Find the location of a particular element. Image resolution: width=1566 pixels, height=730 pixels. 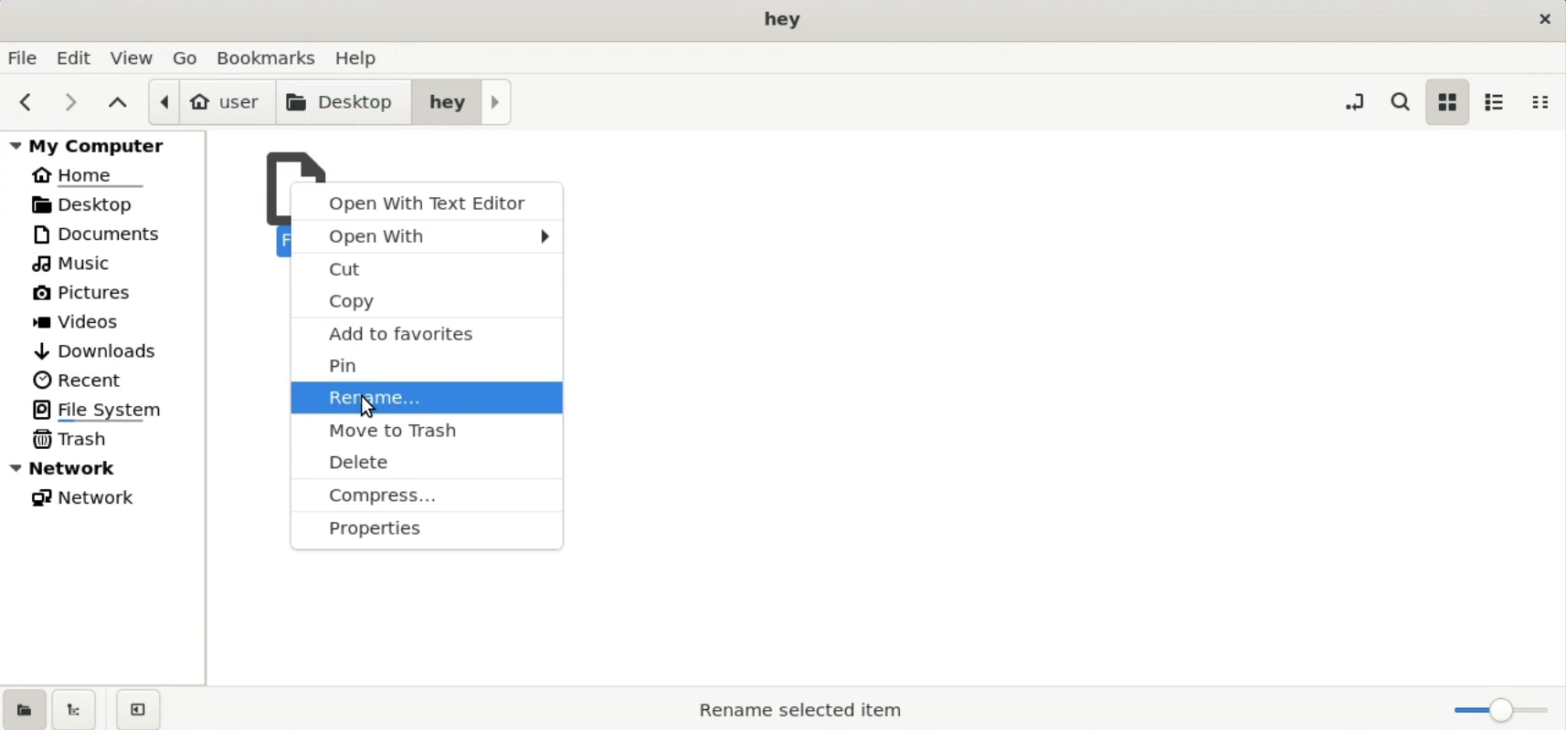

properties is located at coordinates (425, 530).